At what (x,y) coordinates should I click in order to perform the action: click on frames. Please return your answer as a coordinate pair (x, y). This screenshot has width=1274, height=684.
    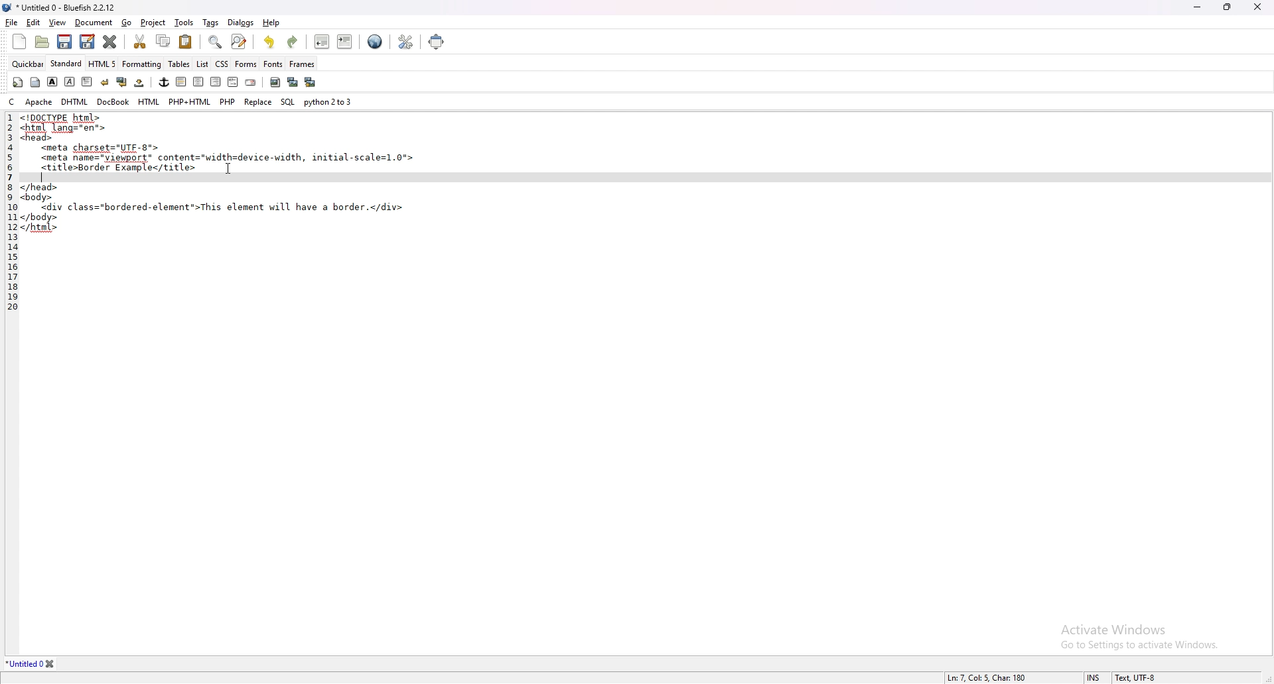
    Looking at the image, I should click on (302, 64).